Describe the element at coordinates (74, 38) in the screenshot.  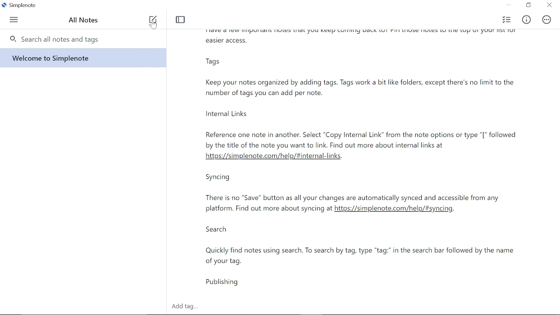
I see `Search all notes and tags` at that location.